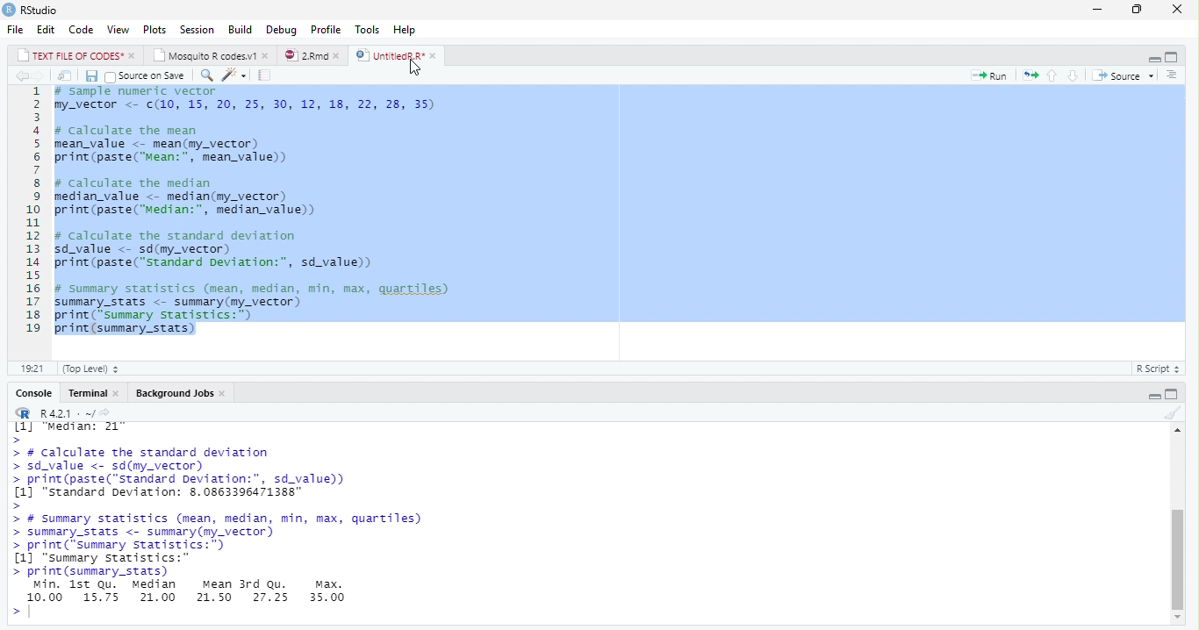 This screenshot has height=630, width=1199. Describe the element at coordinates (67, 76) in the screenshot. I see `show in new window` at that location.